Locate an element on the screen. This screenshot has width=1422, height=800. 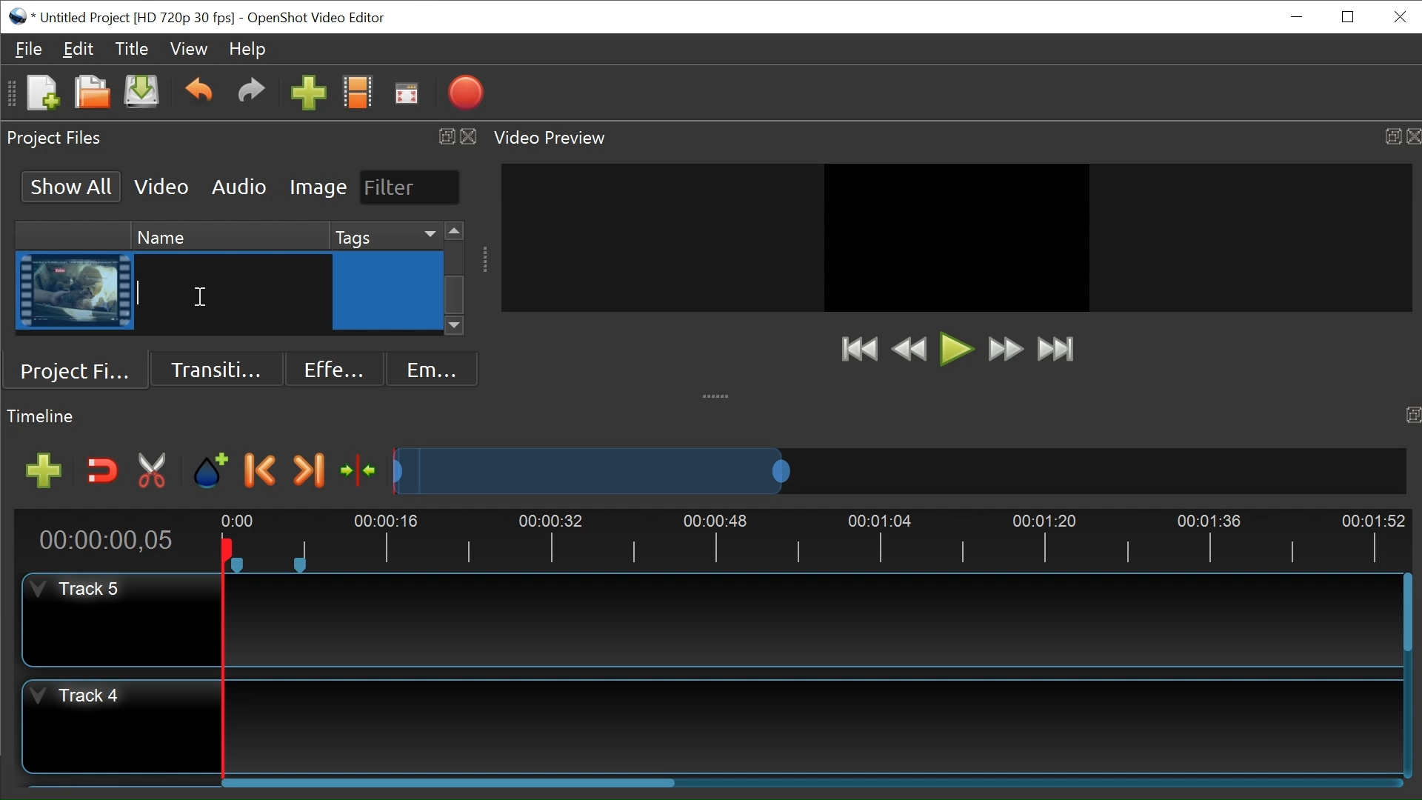
Video is located at coordinates (162, 186).